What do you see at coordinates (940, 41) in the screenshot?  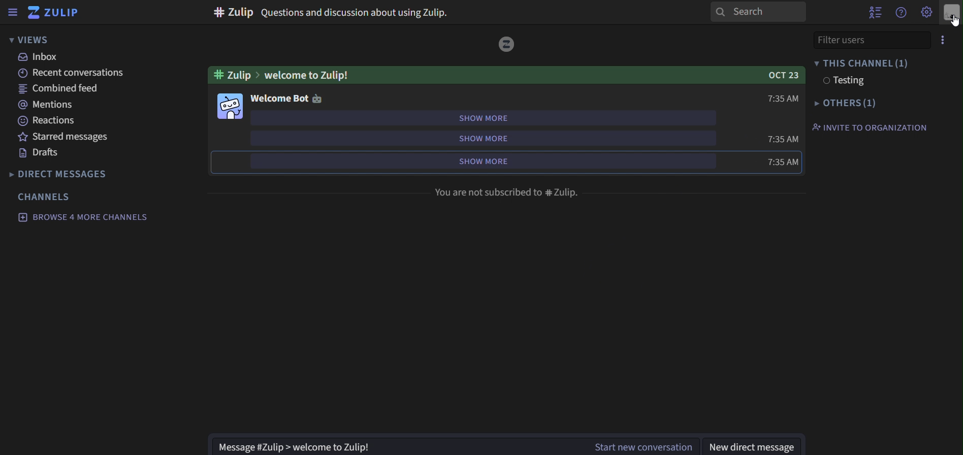 I see `options` at bounding box center [940, 41].